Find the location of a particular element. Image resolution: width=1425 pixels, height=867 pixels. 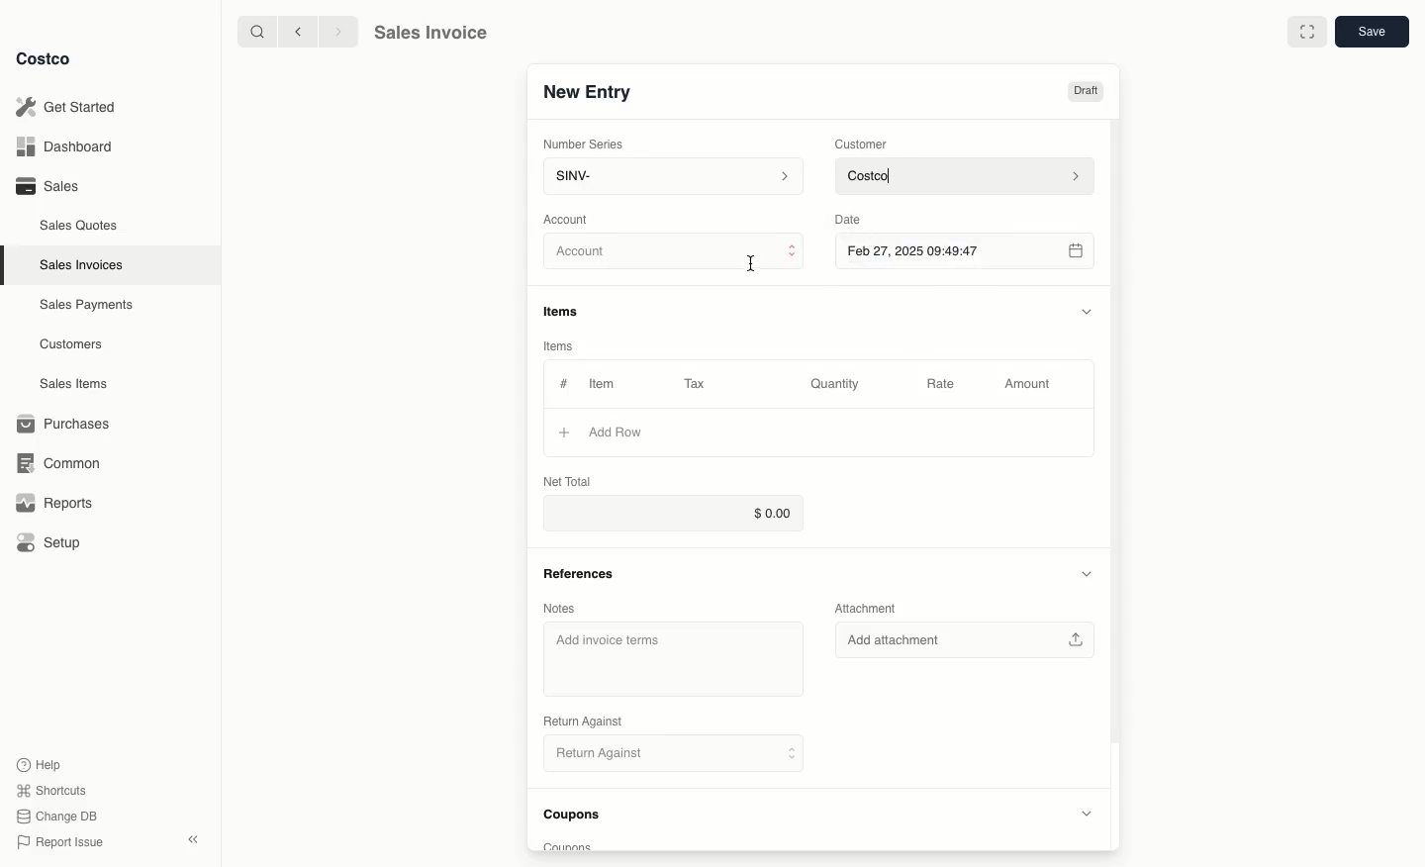

‘Add invoice terms is located at coordinates (612, 641).